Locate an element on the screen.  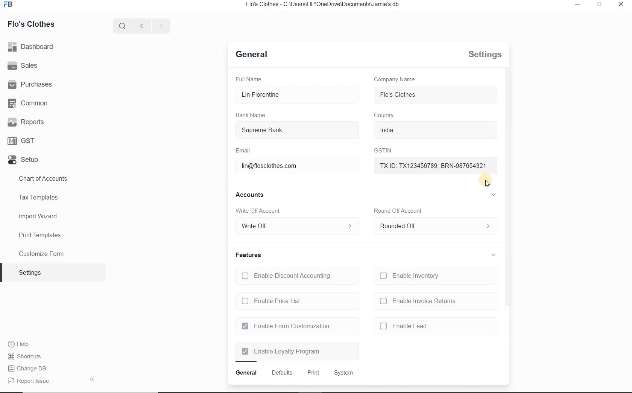
Change DB is located at coordinates (30, 356).